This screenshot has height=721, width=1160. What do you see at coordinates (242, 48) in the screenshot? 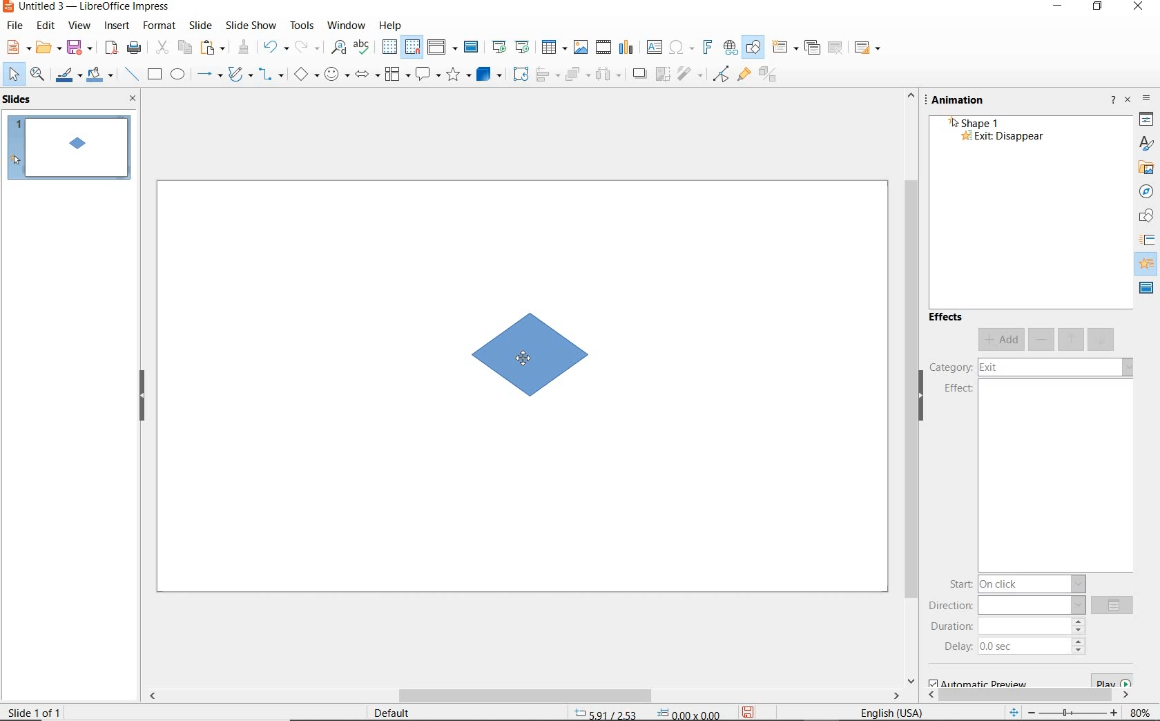
I see `clone formatting` at bounding box center [242, 48].